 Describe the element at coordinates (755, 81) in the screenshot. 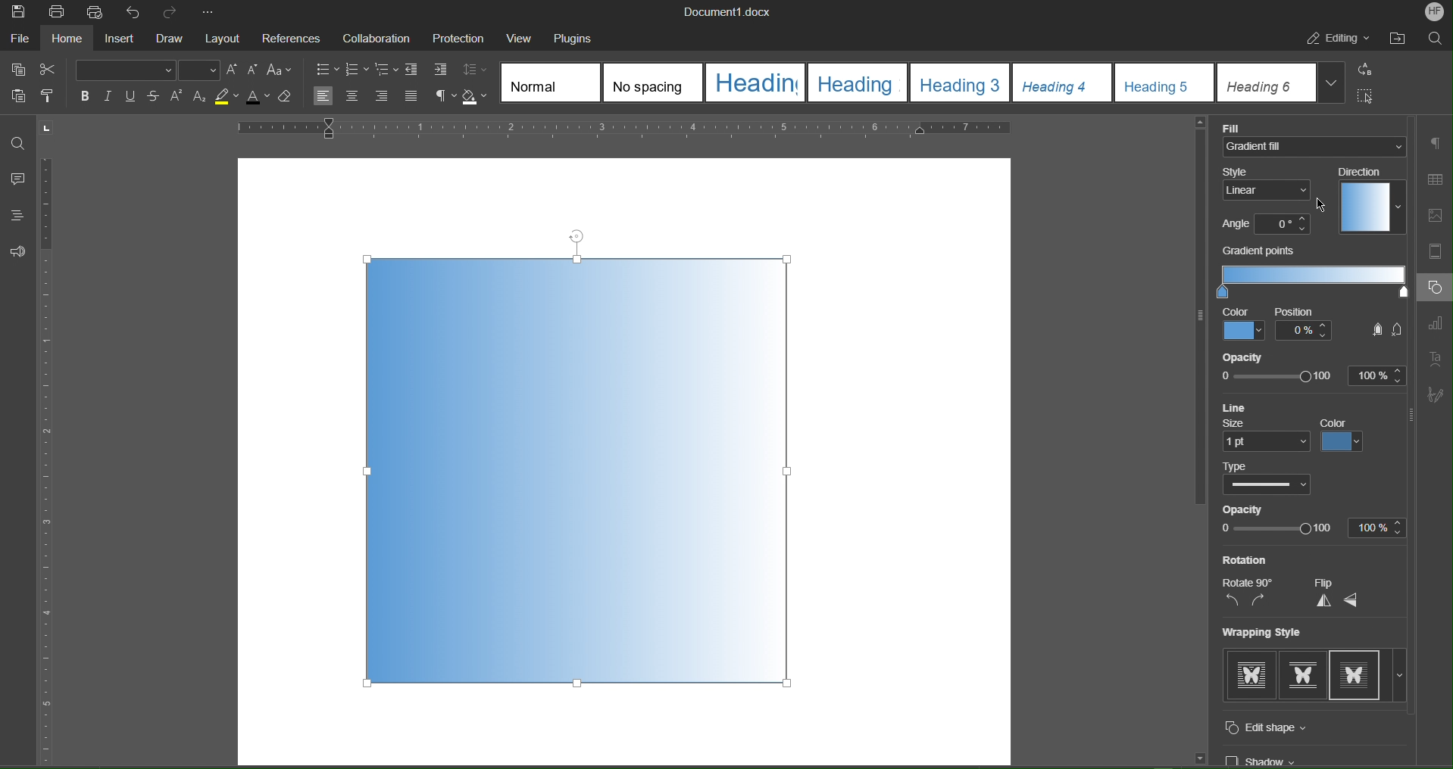

I see `Heading 1` at that location.